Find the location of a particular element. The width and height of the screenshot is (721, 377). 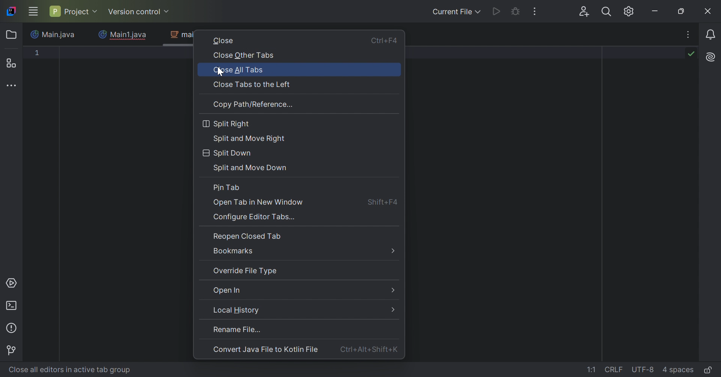

Minimize is located at coordinates (655, 12).